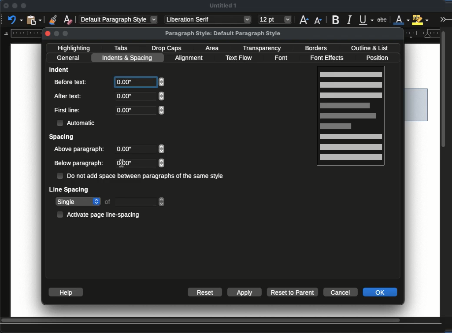 The height and width of the screenshot is (333, 452). Describe the element at coordinates (75, 48) in the screenshot. I see `highlighting` at that location.